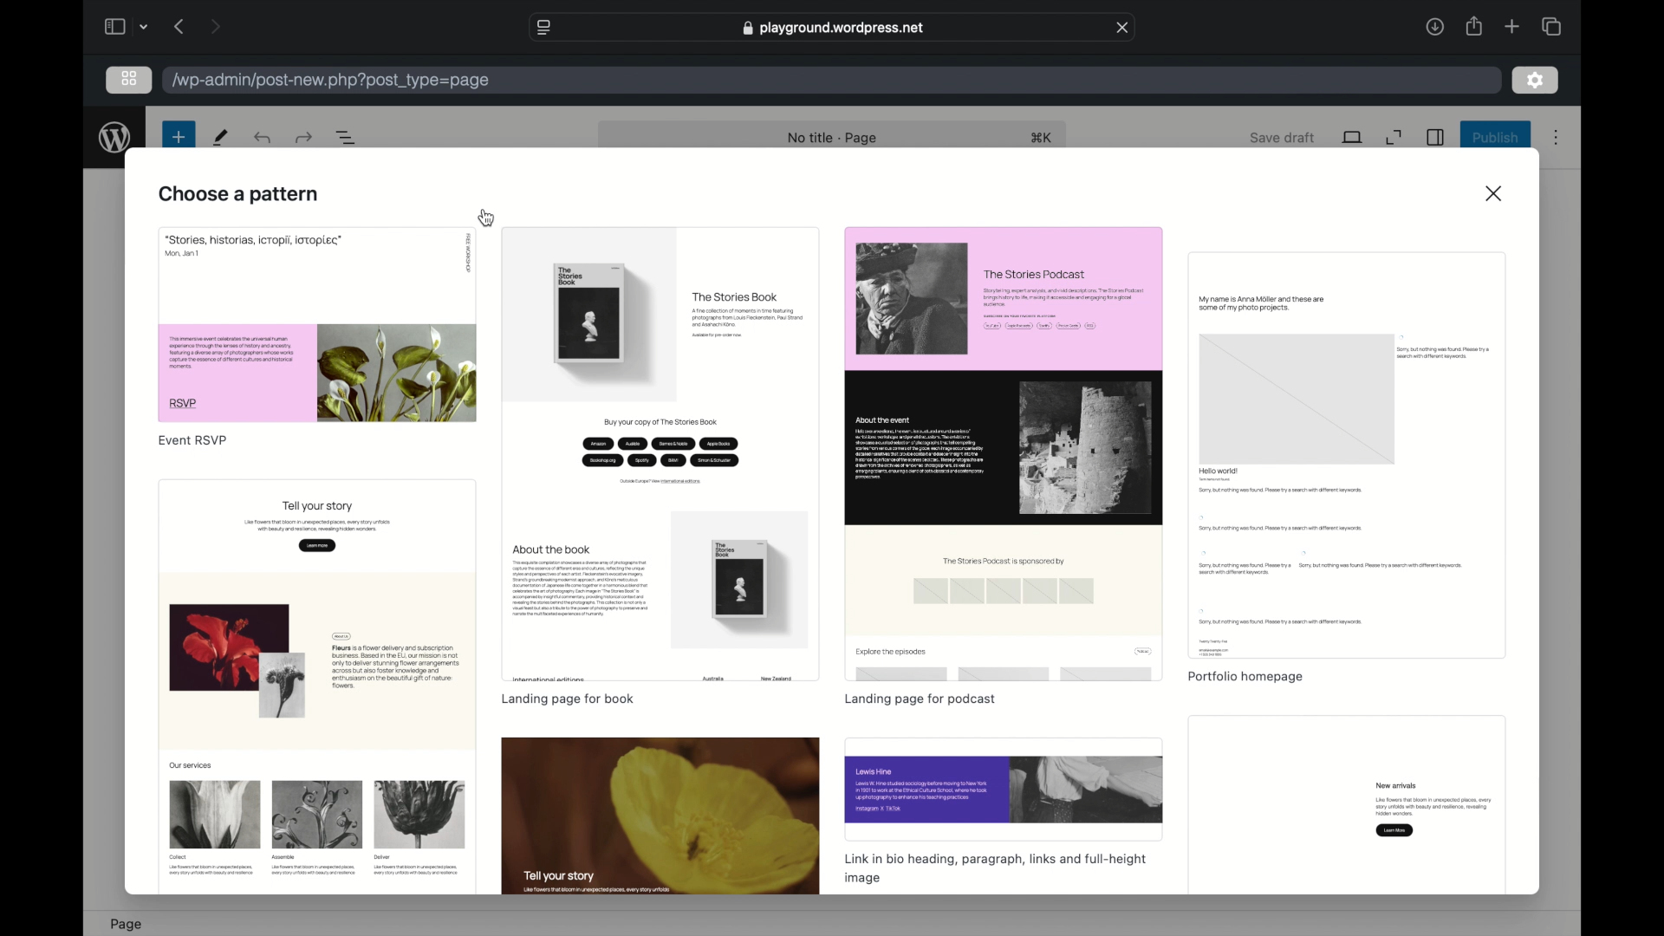 This screenshot has height=936, width=1664. Describe the element at coordinates (178, 137) in the screenshot. I see `new page` at that location.